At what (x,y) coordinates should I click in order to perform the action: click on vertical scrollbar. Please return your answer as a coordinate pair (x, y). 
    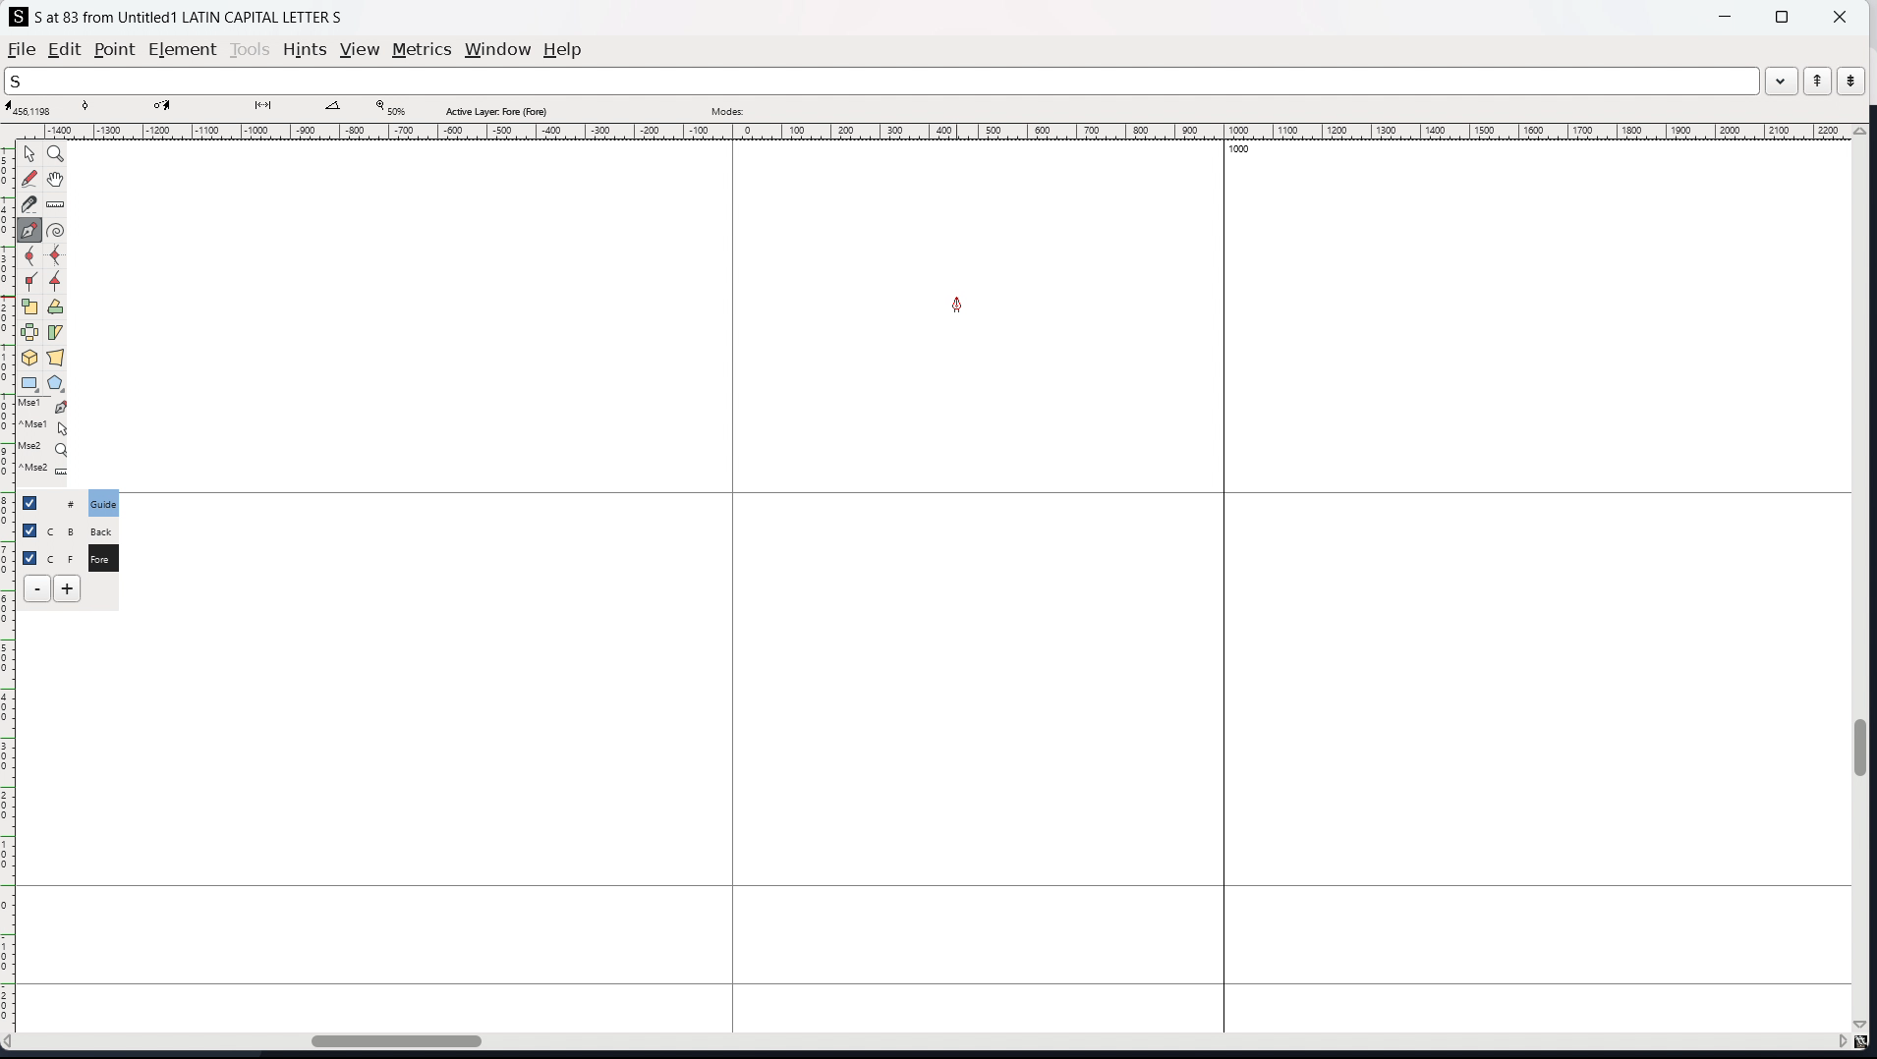
    Looking at the image, I should click on (1864, 580).